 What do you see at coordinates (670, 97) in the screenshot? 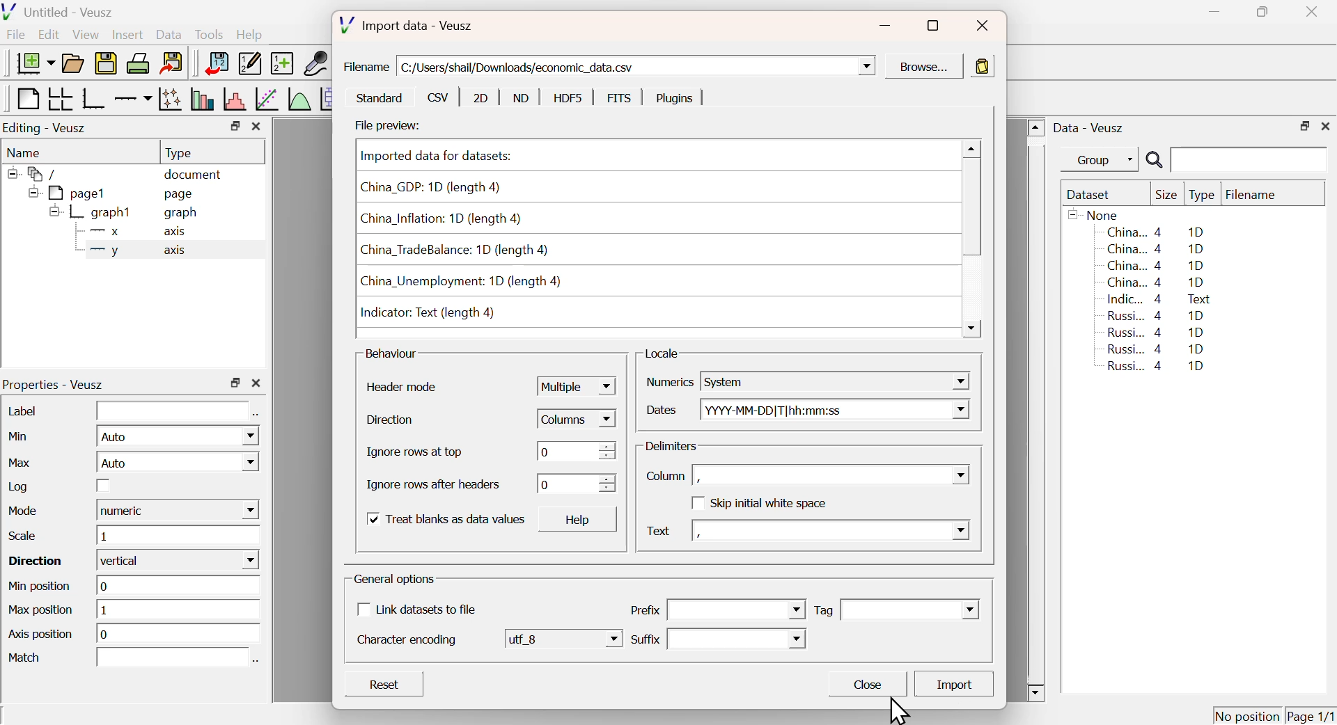
I see `Plugins` at bounding box center [670, 97].